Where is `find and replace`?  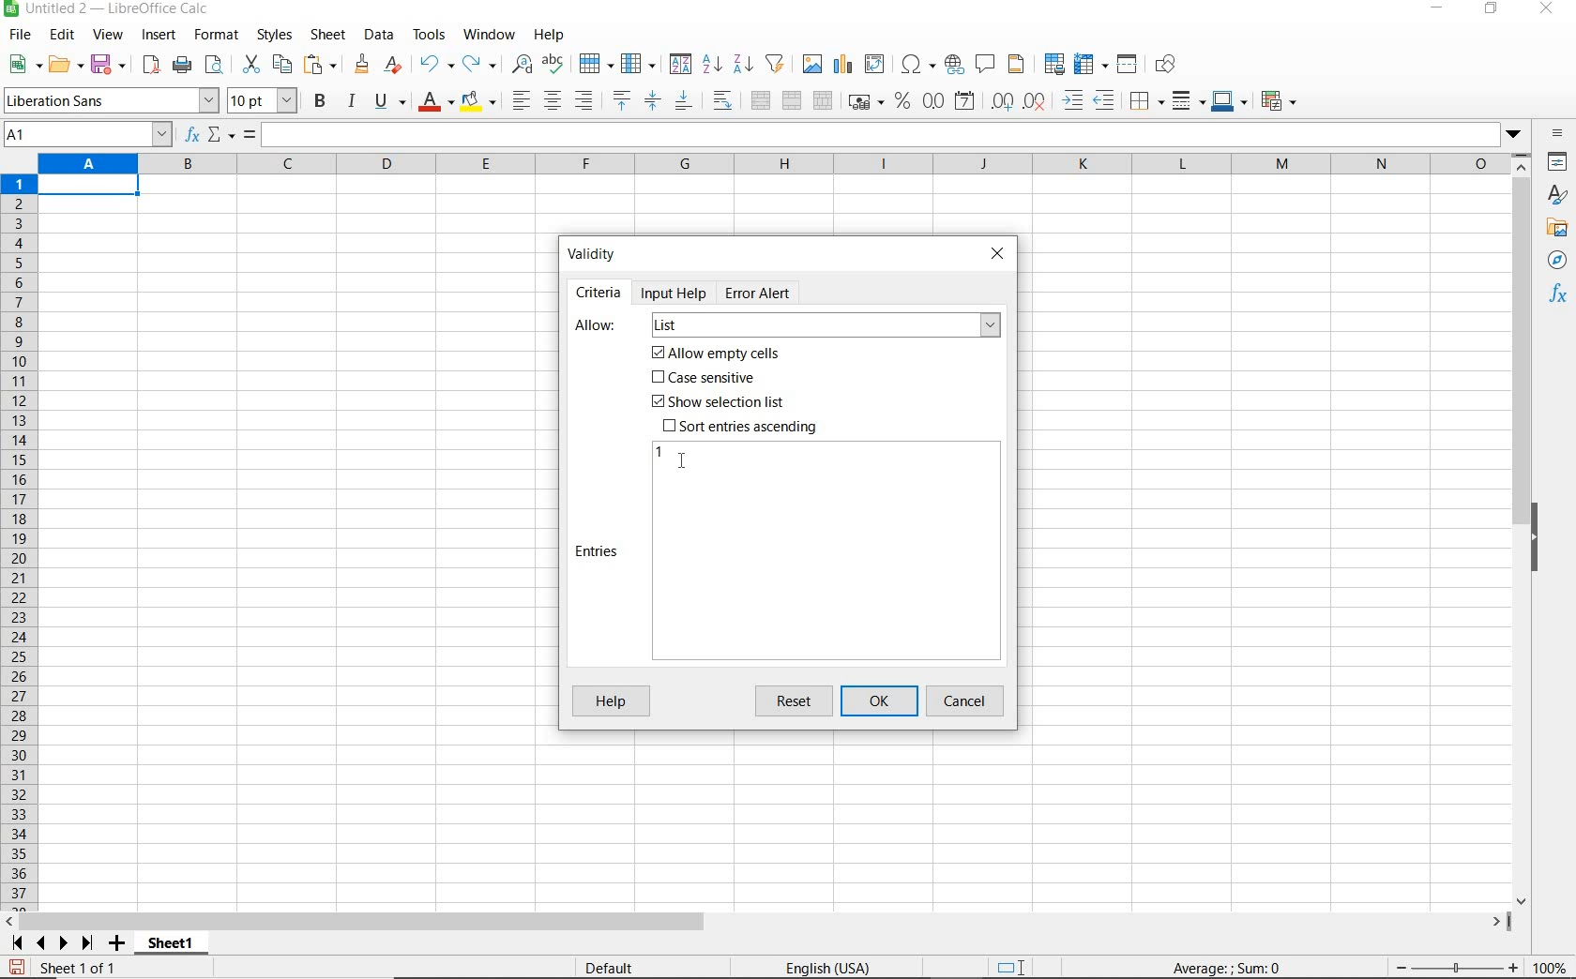
find and replace is located at coordinates (521, 65).